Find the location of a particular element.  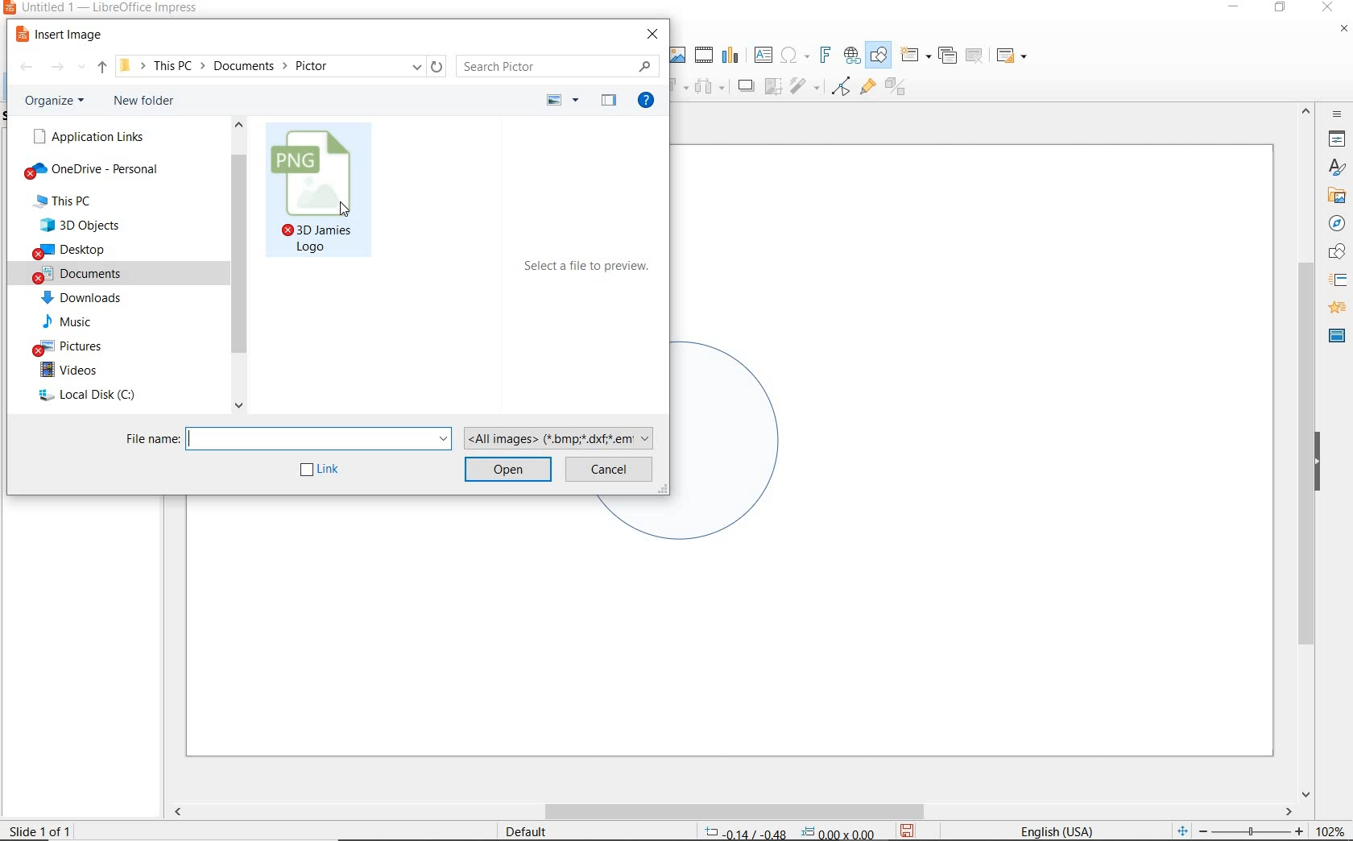

OPEN is located at coordinates (507, 468).